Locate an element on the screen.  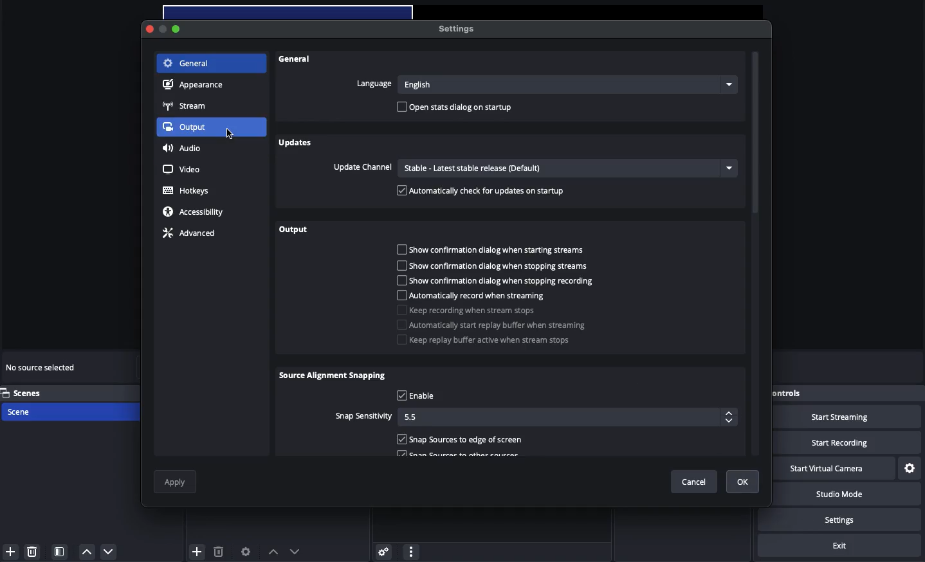
Studio mode is located at coordinates (839, 496).